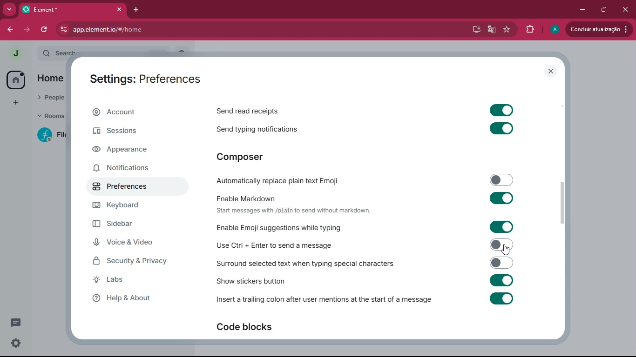  I want to click on text, so click(293, 211).